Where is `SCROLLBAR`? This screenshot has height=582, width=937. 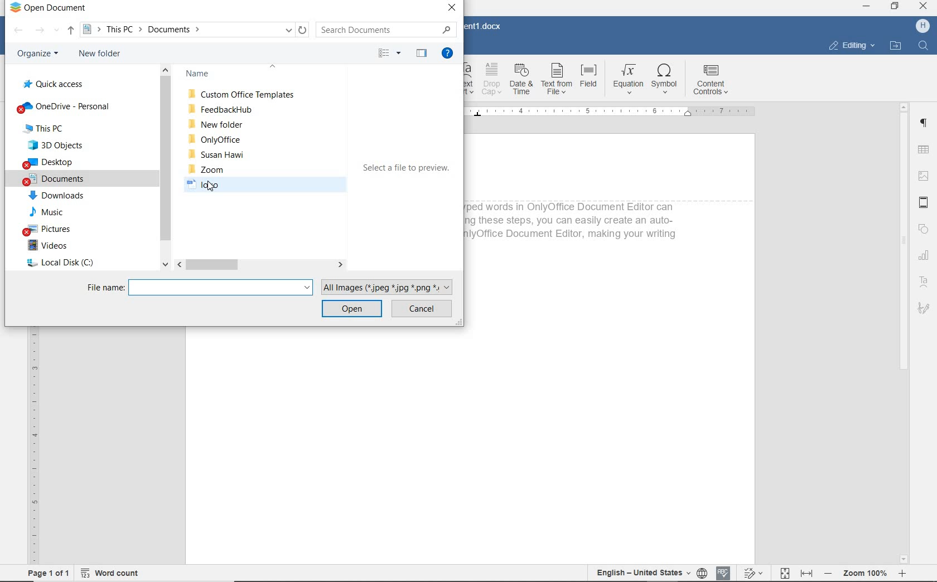 SCROLLBAR is located at coordinates (260, 265).